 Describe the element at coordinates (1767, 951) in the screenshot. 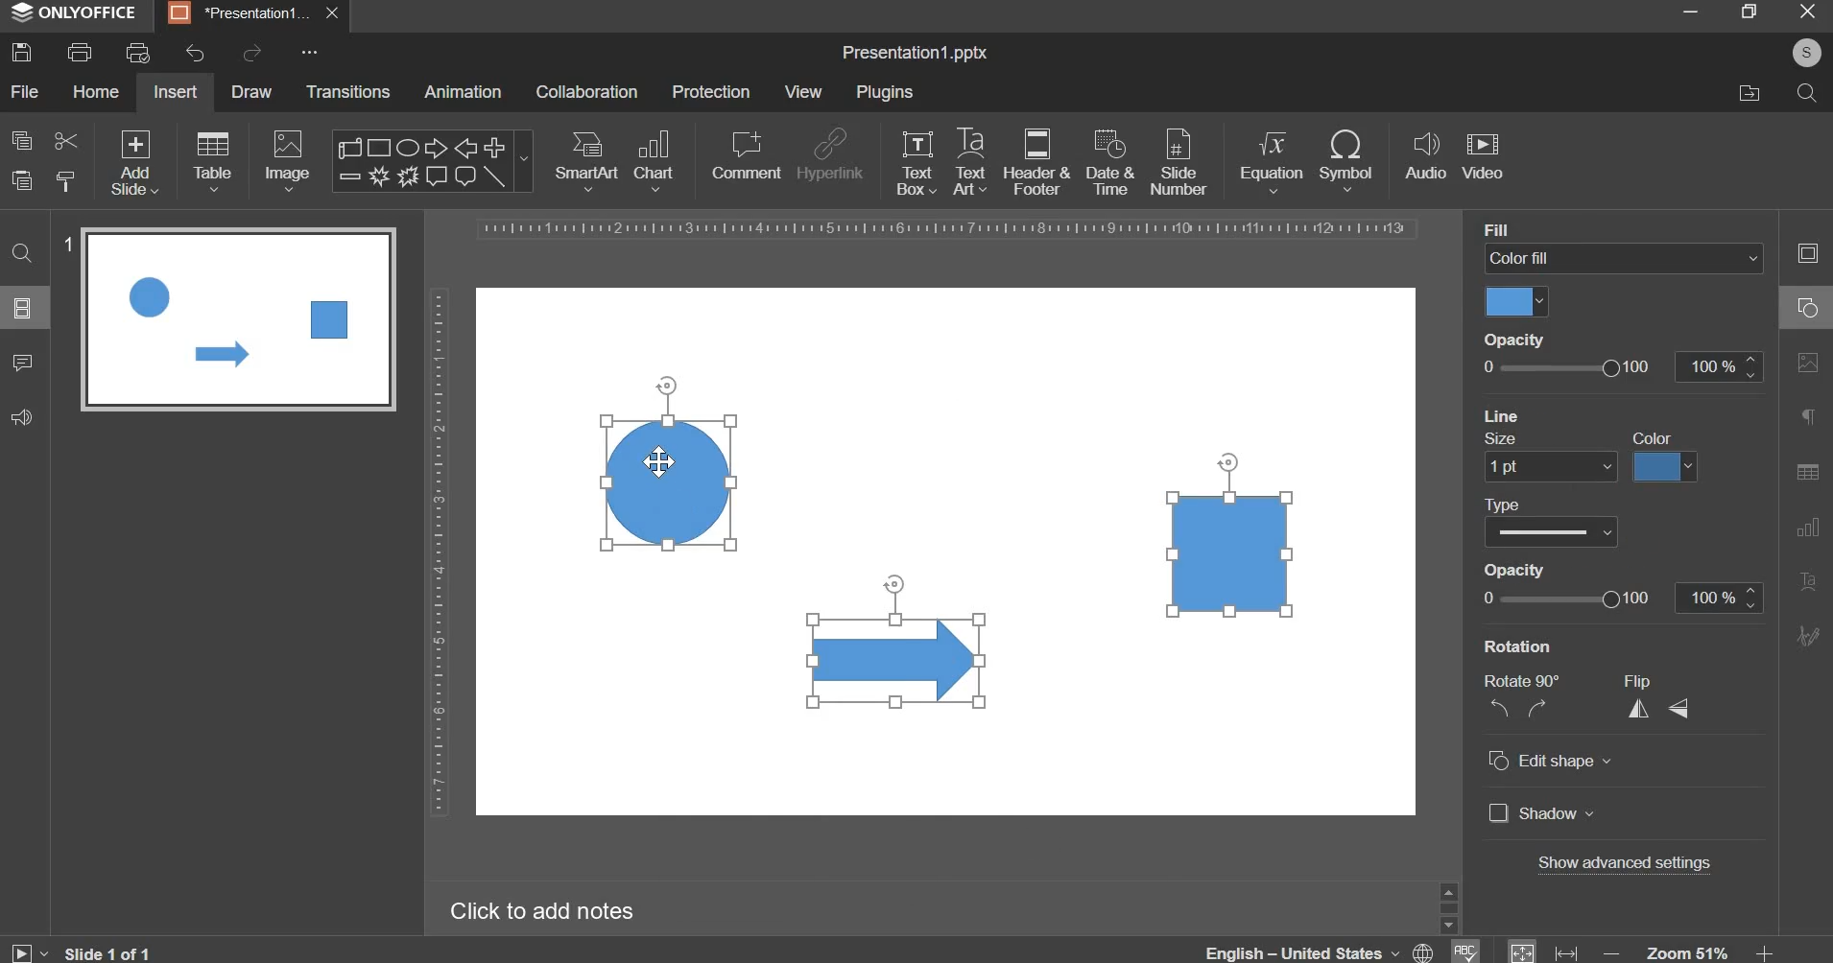

I see `increase zoom` at that location.